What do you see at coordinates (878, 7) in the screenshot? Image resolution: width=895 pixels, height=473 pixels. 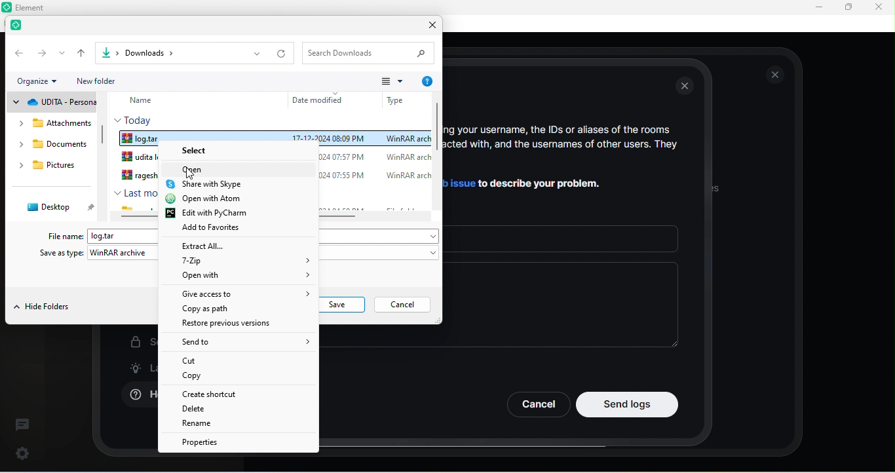 I see `close` at bounding box center [878, 7].